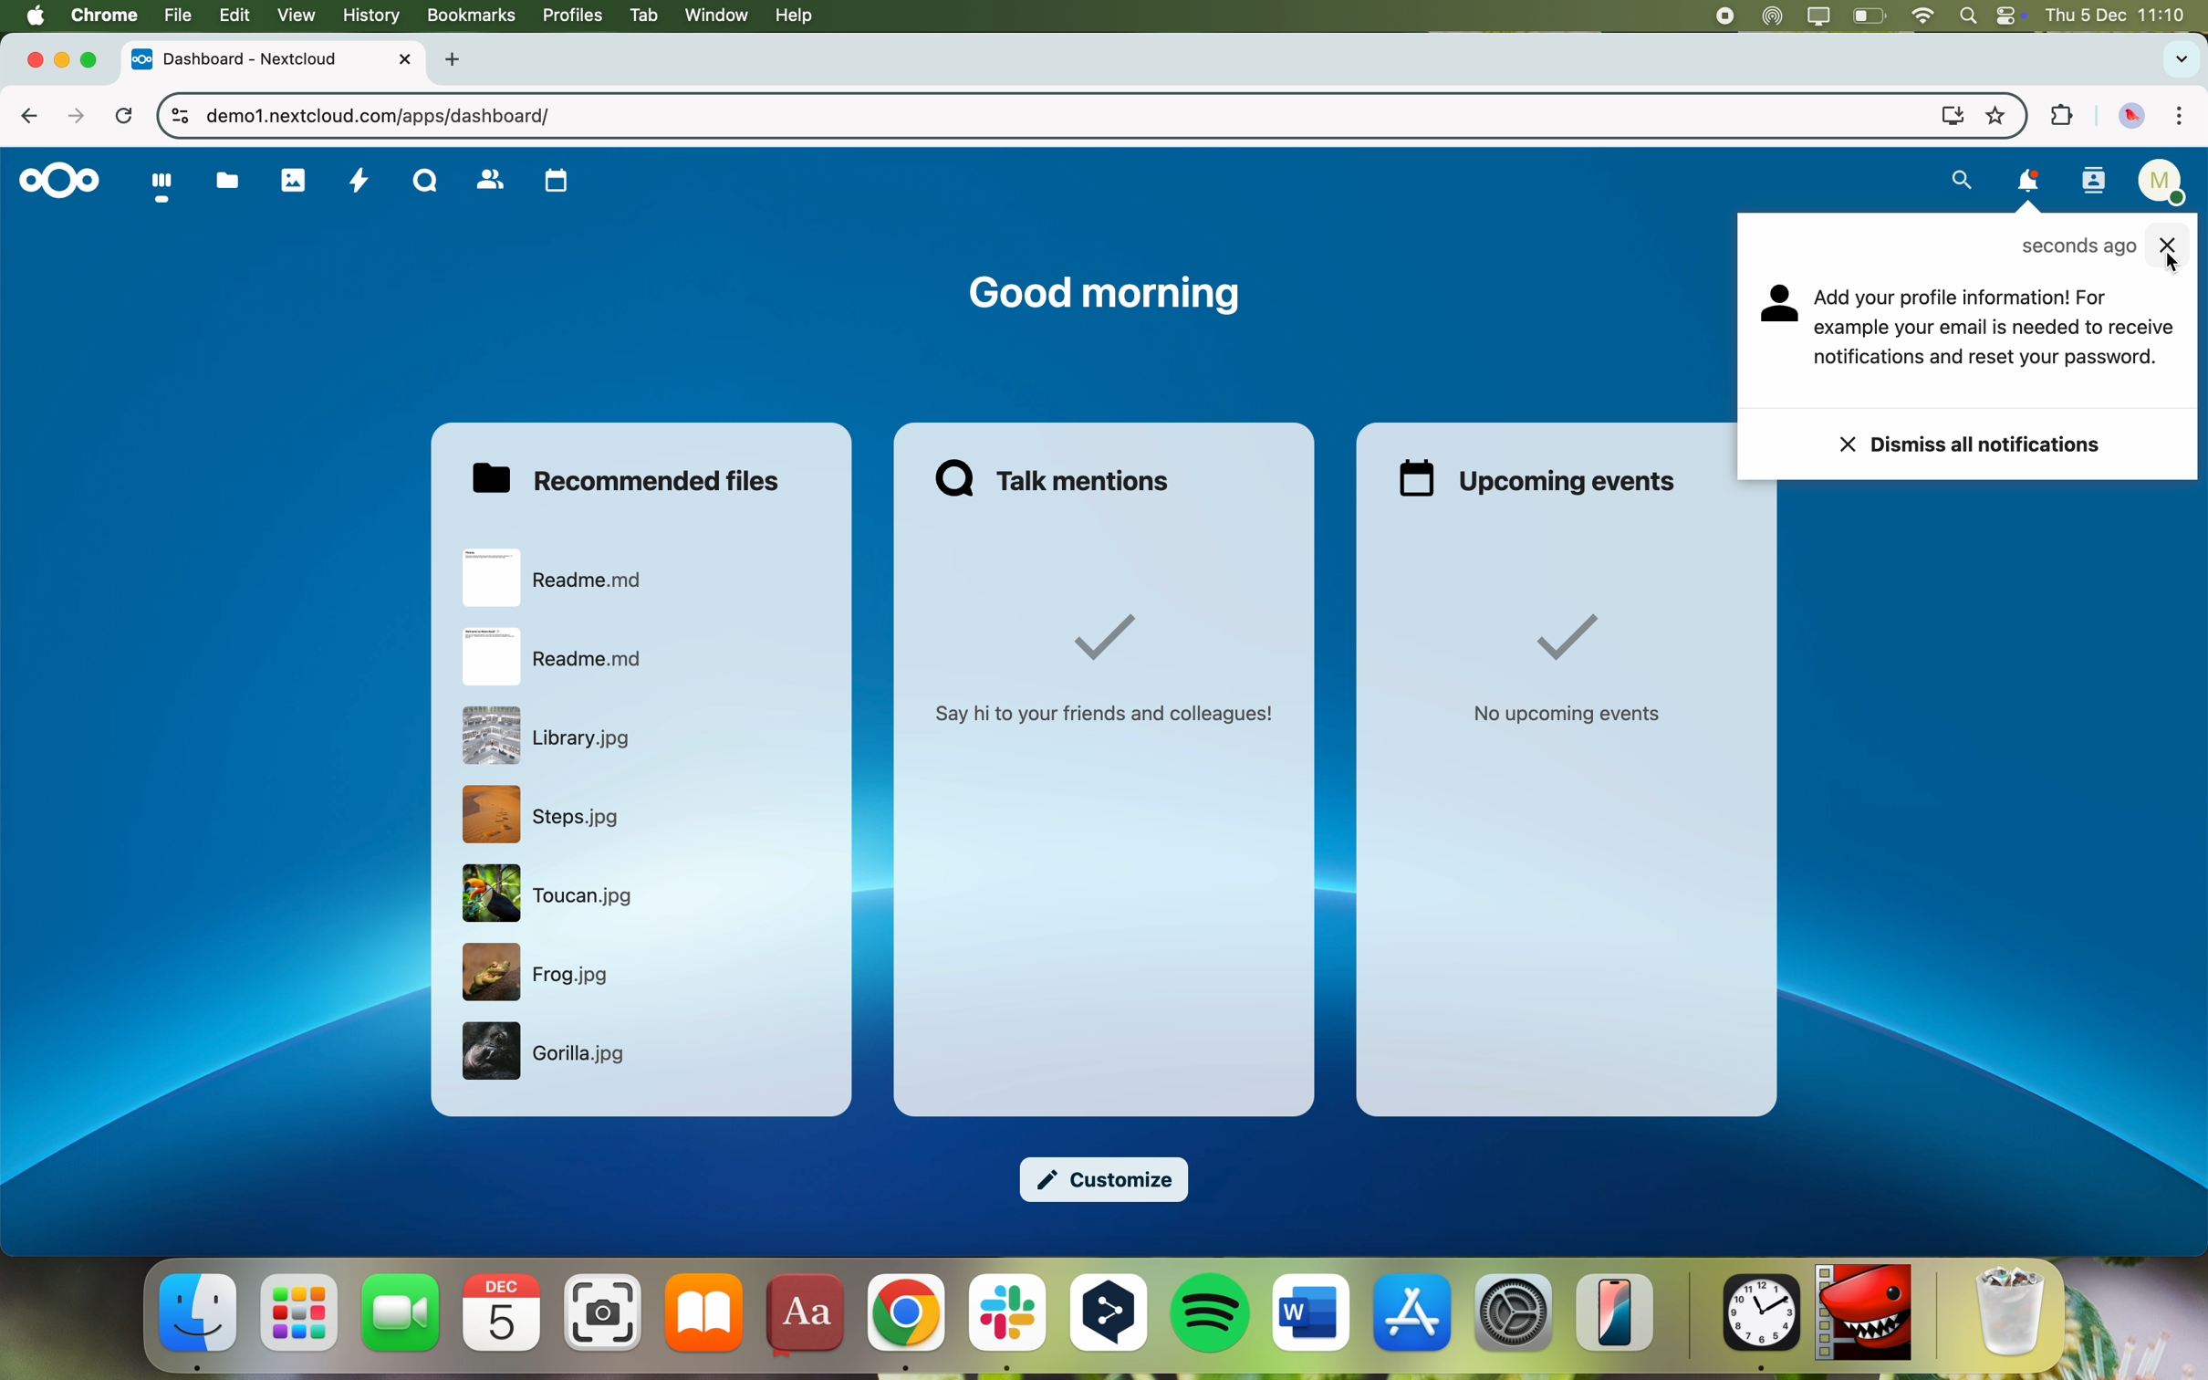  Describe the element at coordinates (1756, 1325) in the screenshot. I see `clock` at that location.